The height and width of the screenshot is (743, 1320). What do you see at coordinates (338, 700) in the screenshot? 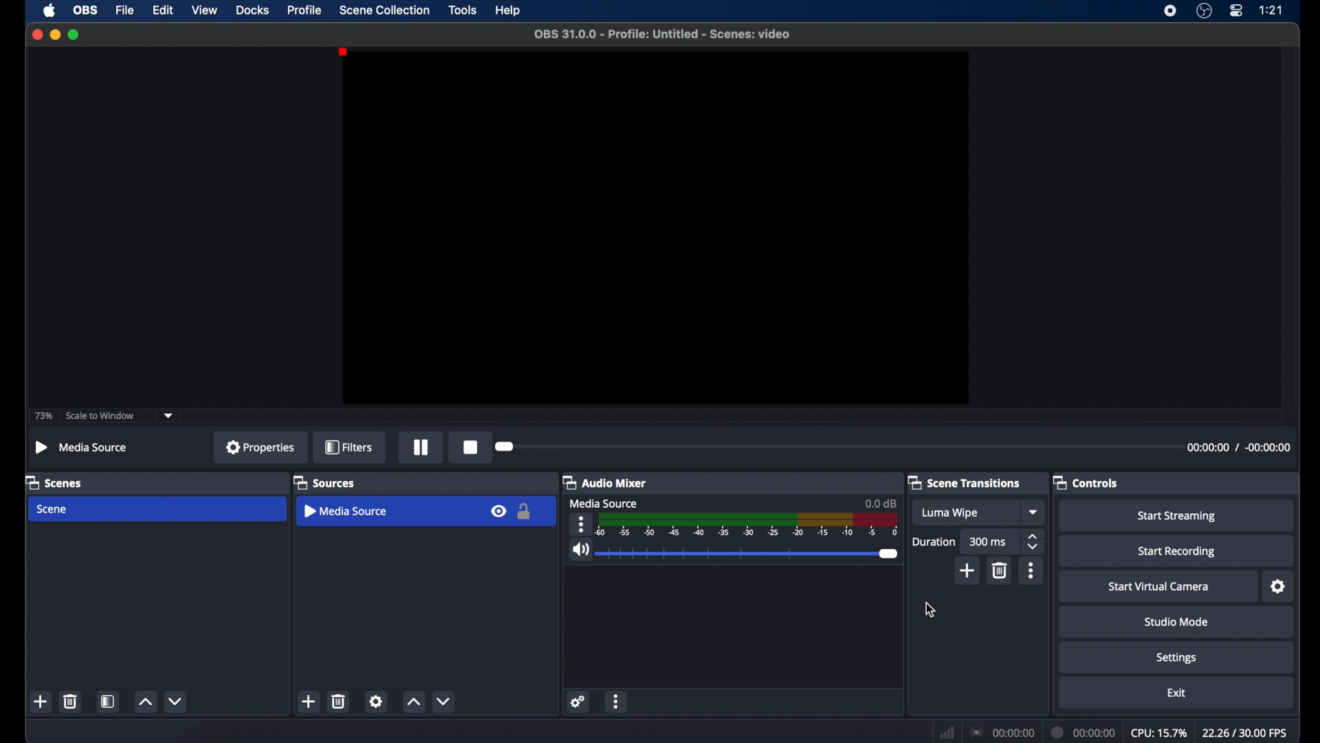
I see `delete` at bounding box center [338, 700].